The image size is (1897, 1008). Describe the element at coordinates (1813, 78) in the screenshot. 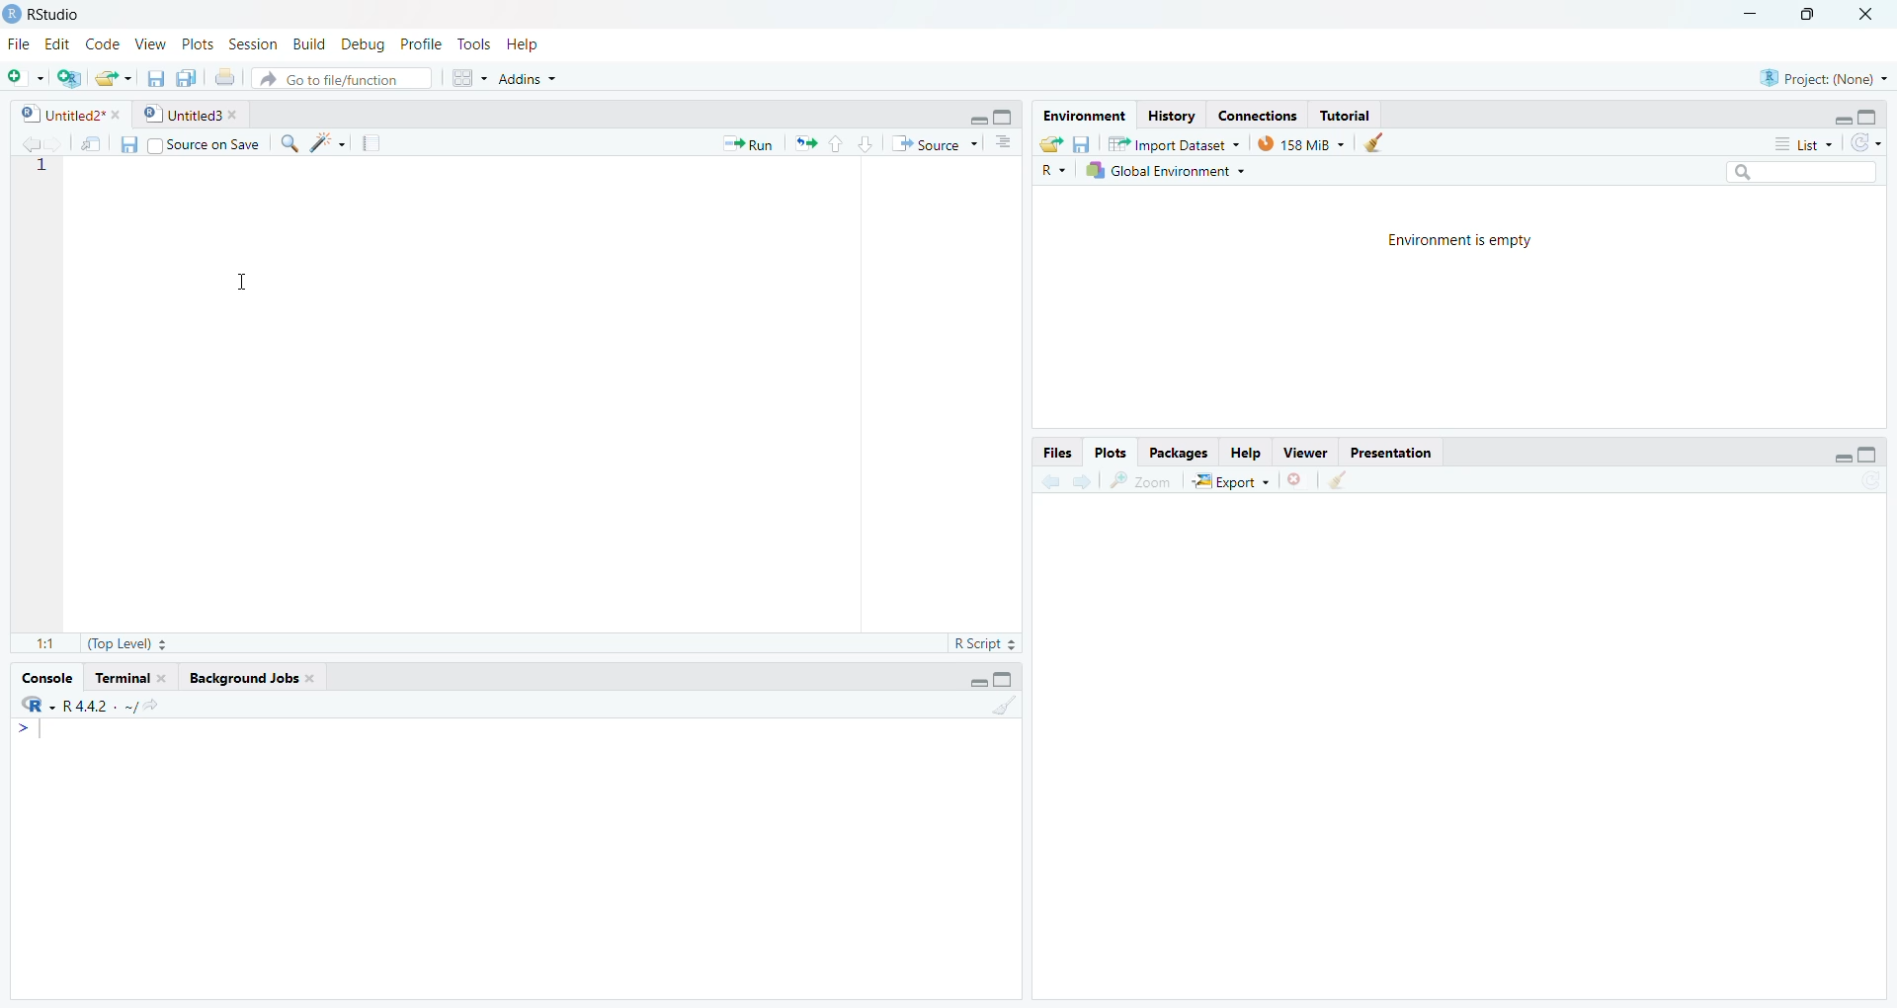

I see `U Project: (None) +` at that location.